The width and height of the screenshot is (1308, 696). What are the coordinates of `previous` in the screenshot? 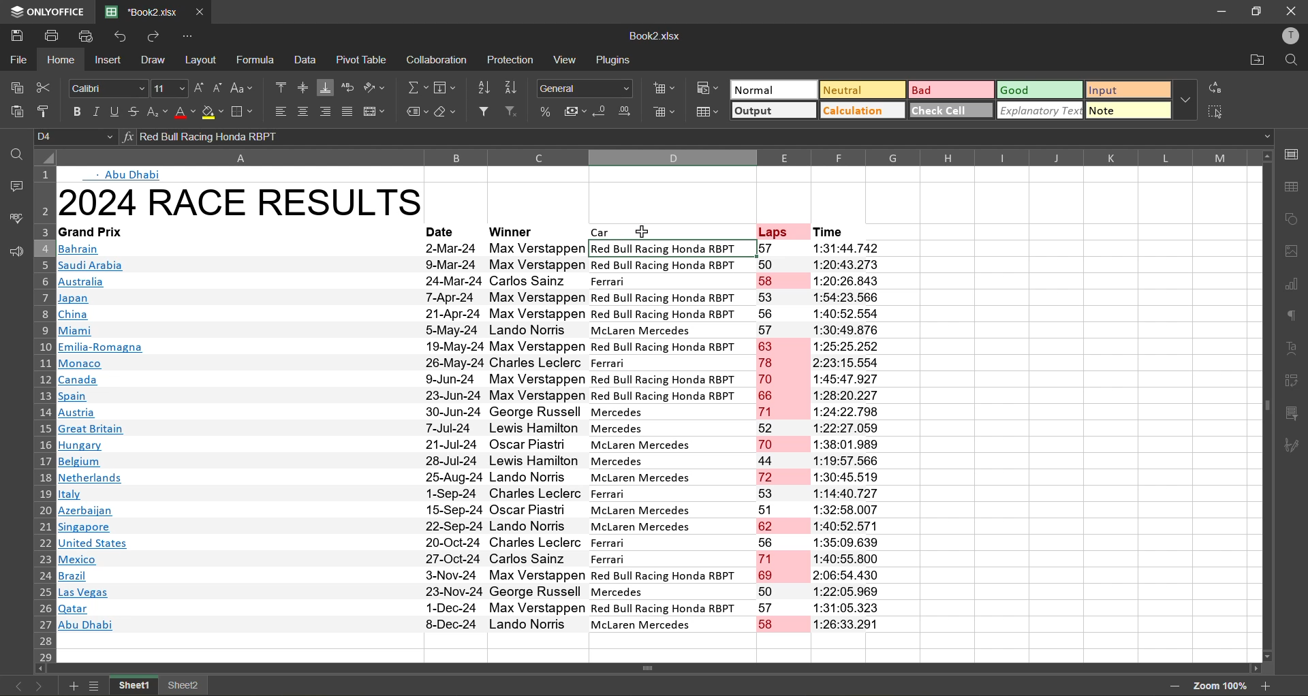 It's located at (11, 686).